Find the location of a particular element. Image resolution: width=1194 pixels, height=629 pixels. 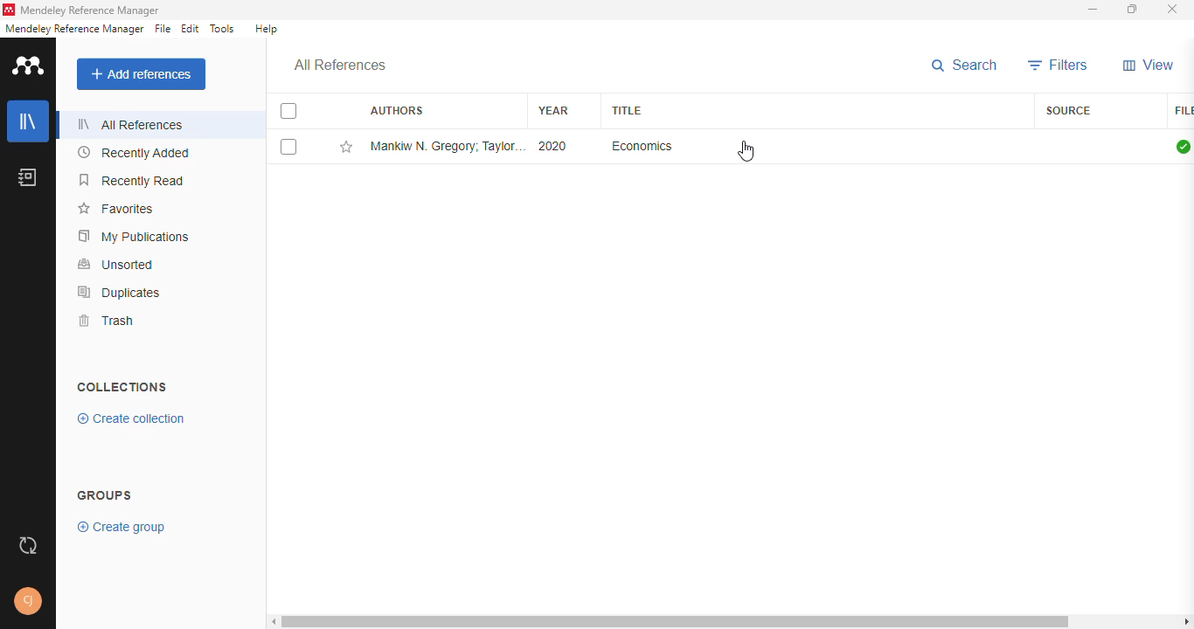

sync is located at coordinates (28, 547).